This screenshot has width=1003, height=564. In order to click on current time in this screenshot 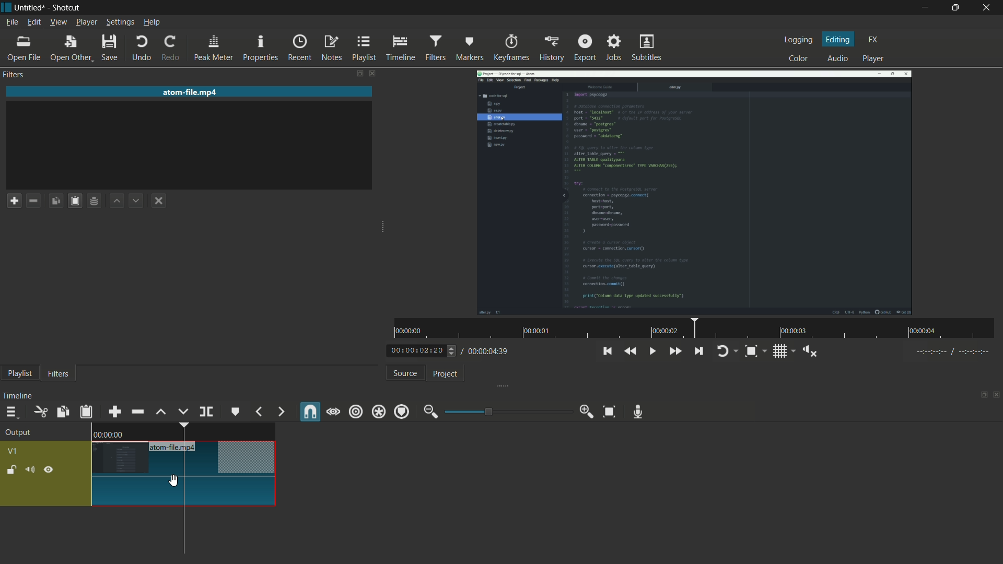, I will do `click(418, 351)`.